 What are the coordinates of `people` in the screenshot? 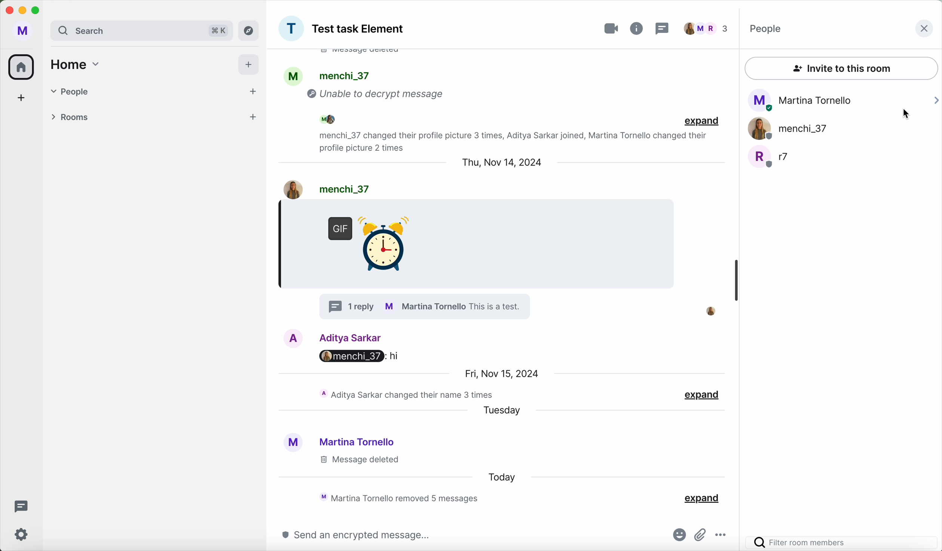 It's located at (707, 28).